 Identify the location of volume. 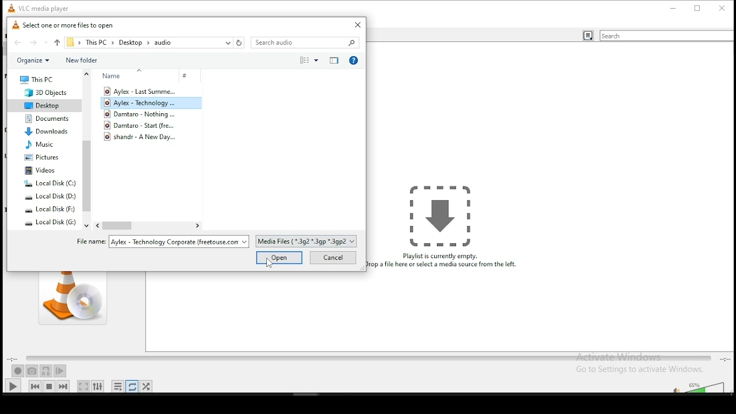
(707, 387).